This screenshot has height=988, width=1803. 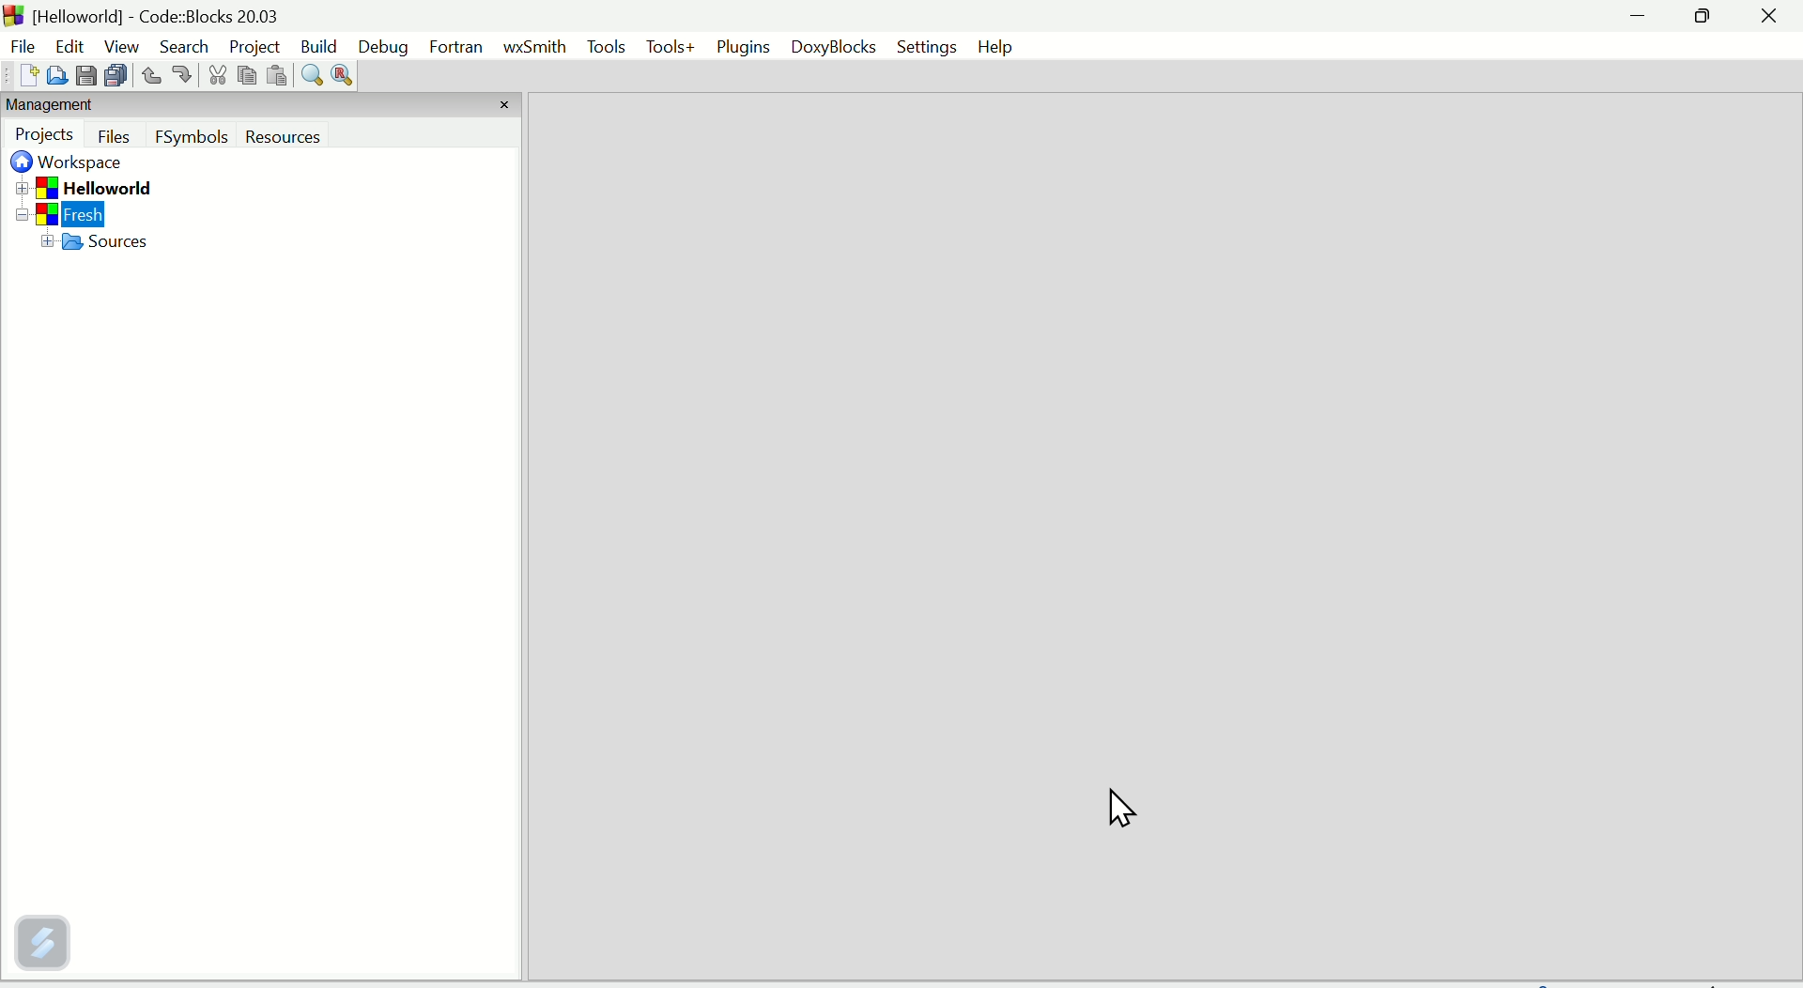 What do you see at coordinates (310, 78) in the screenshot?
I see `Find` at bounding box center [310, 78].